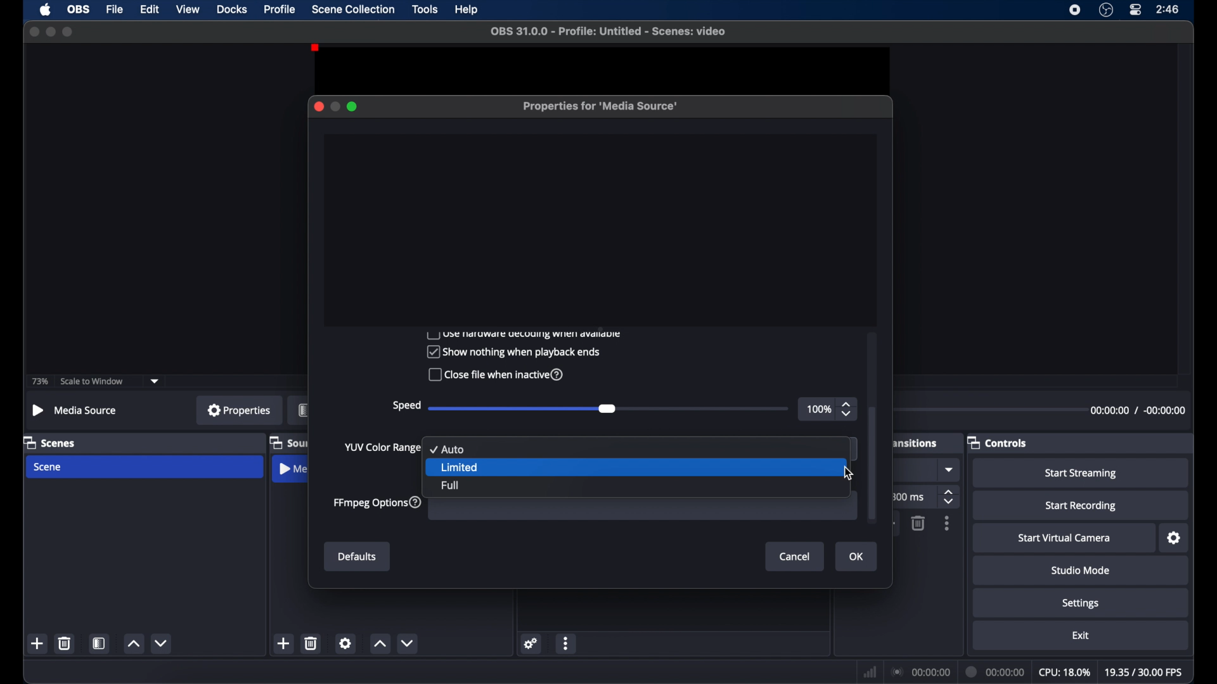 This screenshot has width=1217, height=684. What do you see at coordinates (1064, 671) in the screenshot?
I see `cpu` at bounding box center [1064, 671].